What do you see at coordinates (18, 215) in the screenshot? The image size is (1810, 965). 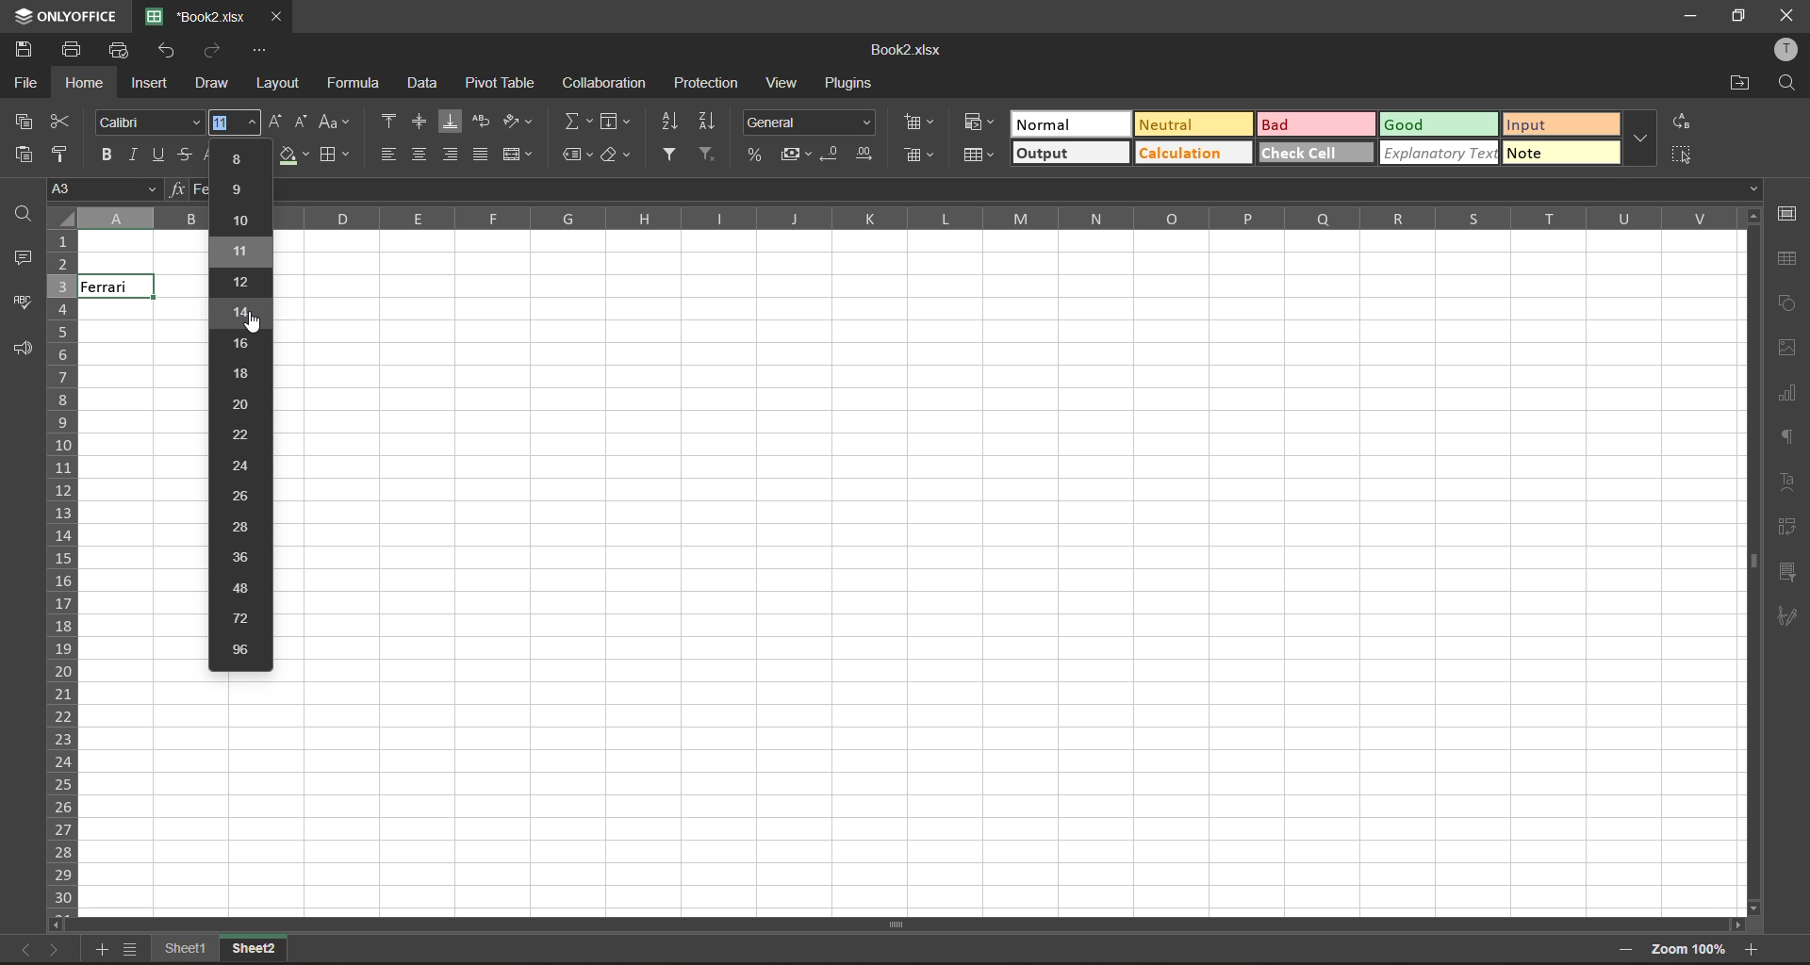 I see `find` at bounding box center [18, 215].